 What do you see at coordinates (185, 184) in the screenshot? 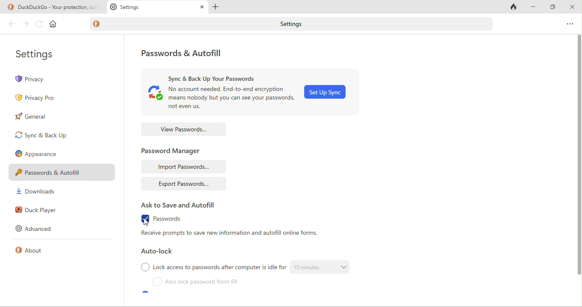
I see `export passwords` at bounding box center [185, 184].